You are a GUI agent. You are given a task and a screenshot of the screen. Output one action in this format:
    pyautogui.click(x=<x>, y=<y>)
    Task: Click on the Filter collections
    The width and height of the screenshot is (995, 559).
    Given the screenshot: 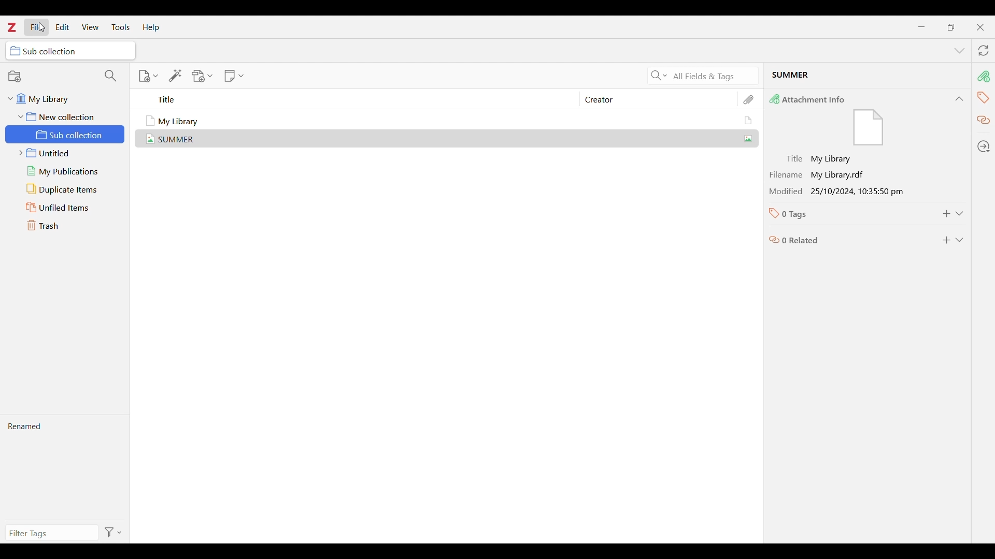 What is the action you would take?
    pyautogui.click(x=111, y=76)
    